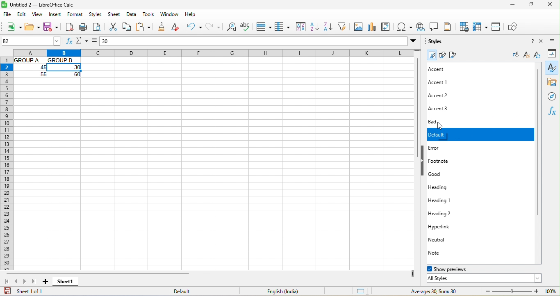 Image resolution: width=560 pixels, height=296 pixels. Describe the element at coordinates (552, 96) in the screenshot. I see `navigators` at that location.